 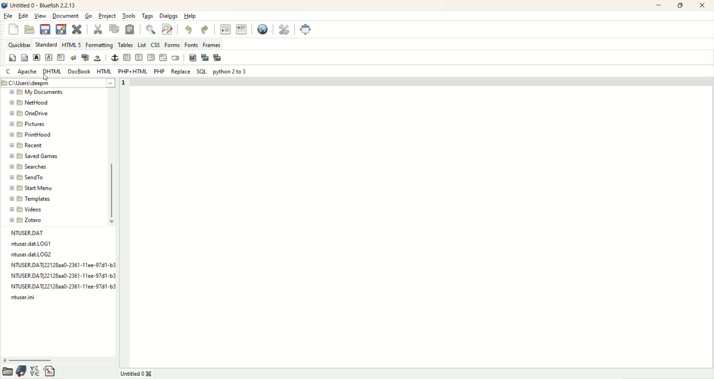 What do you see at coordinates (61, 286) in the screenshot?
I see `file` at bounding box center [61, 286].